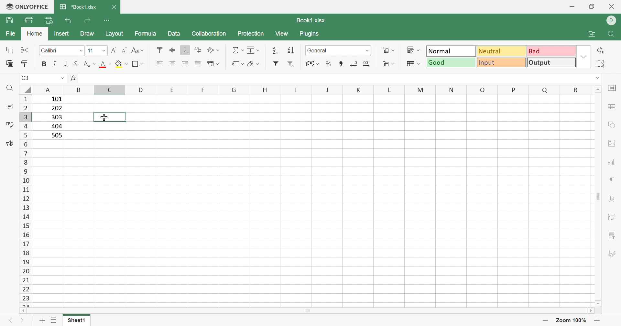 This screenshot has height=326, width=621. What do you see at coordinates (214, 63) in the screenshot?
I see `Merge and center` at bounding box center [214, 63].